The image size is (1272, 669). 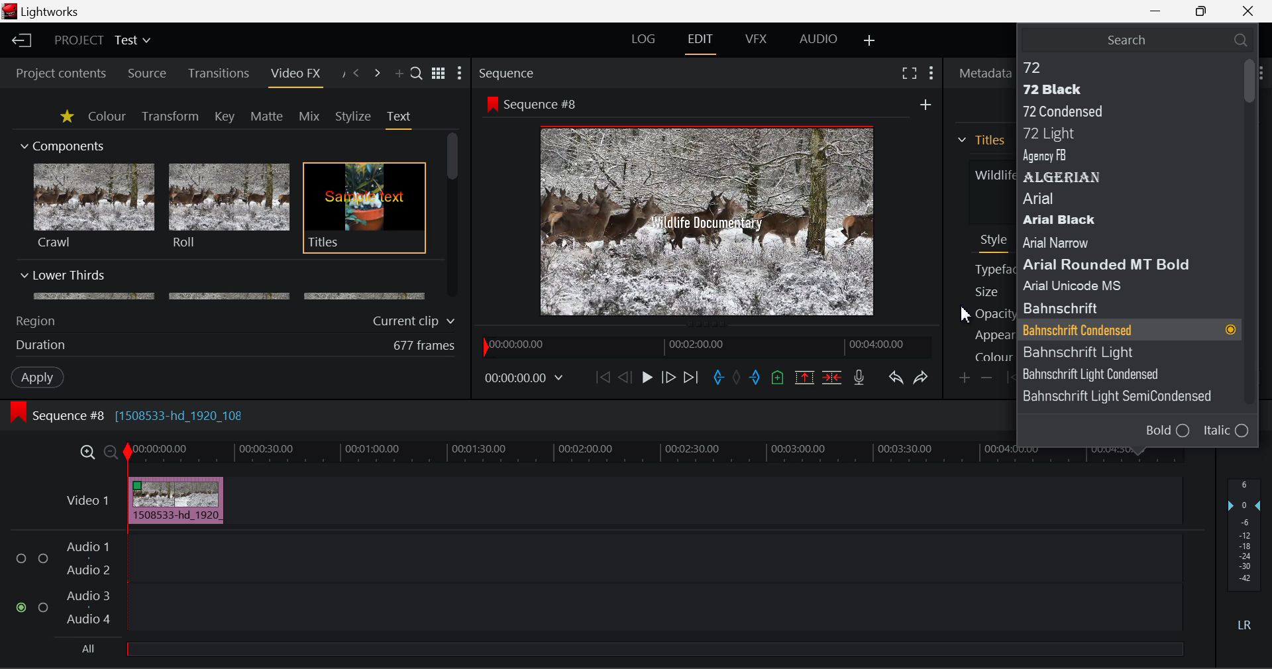 I want to click on Show Settings, so click(x=933, y=74).